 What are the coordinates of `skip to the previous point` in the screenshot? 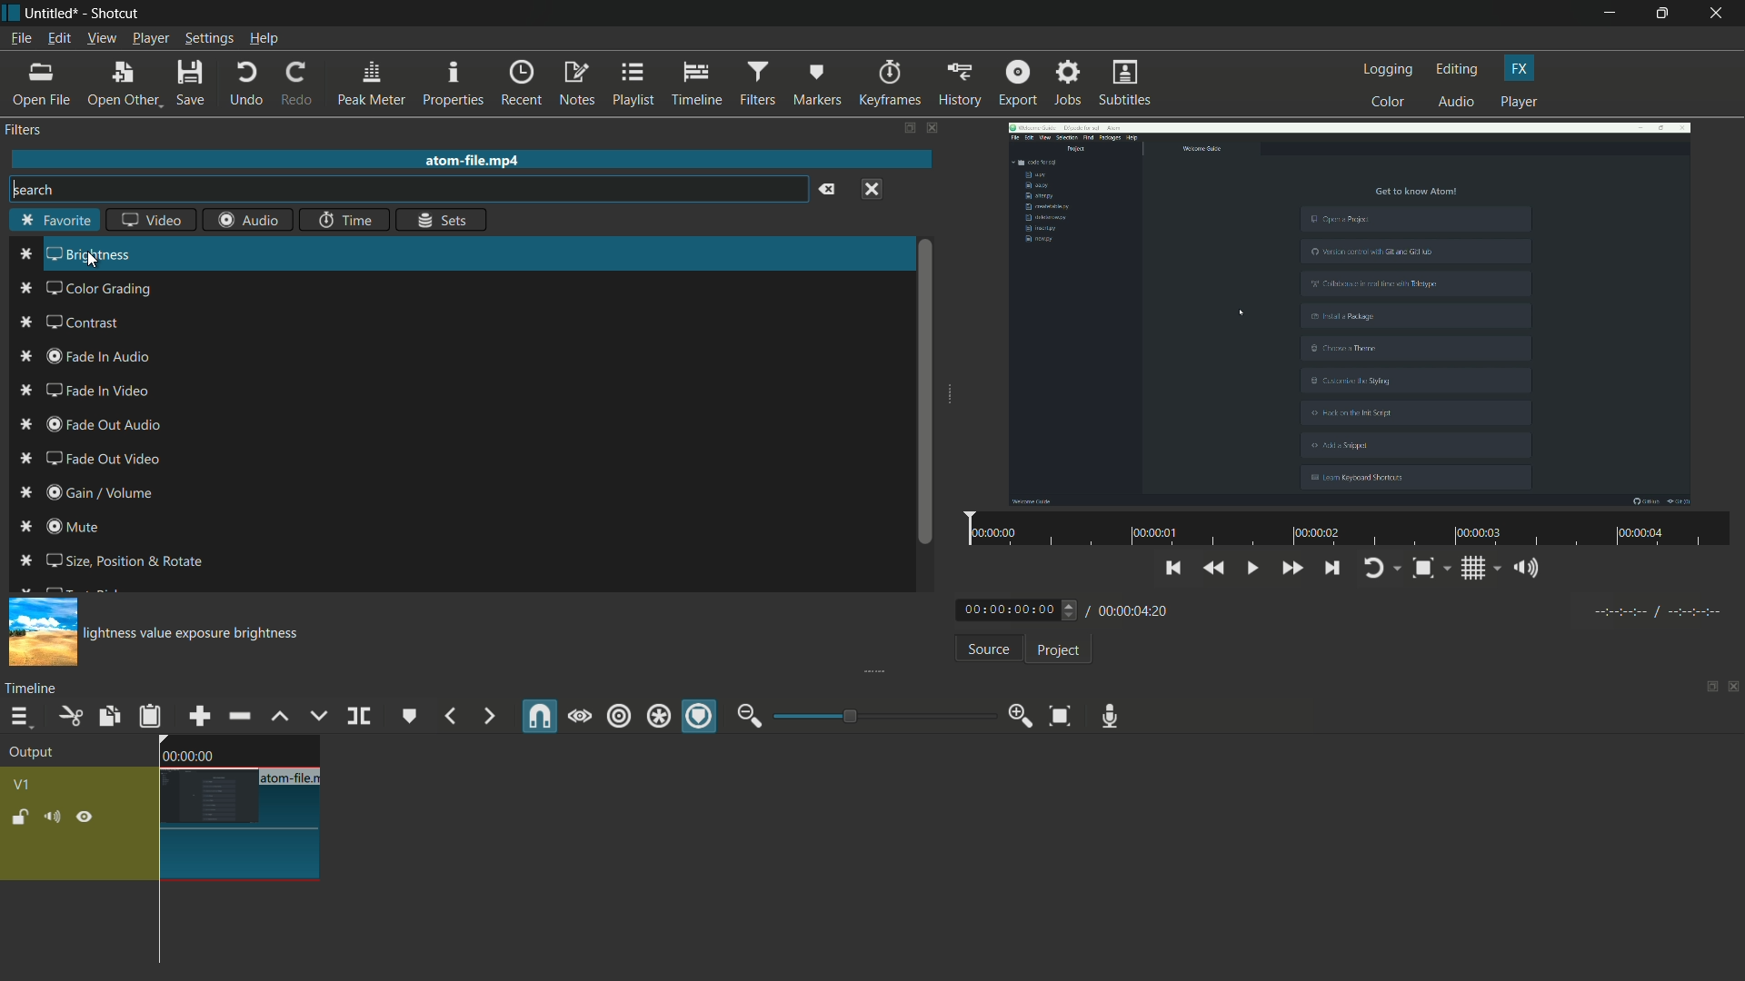 It's located at (1173, 566).